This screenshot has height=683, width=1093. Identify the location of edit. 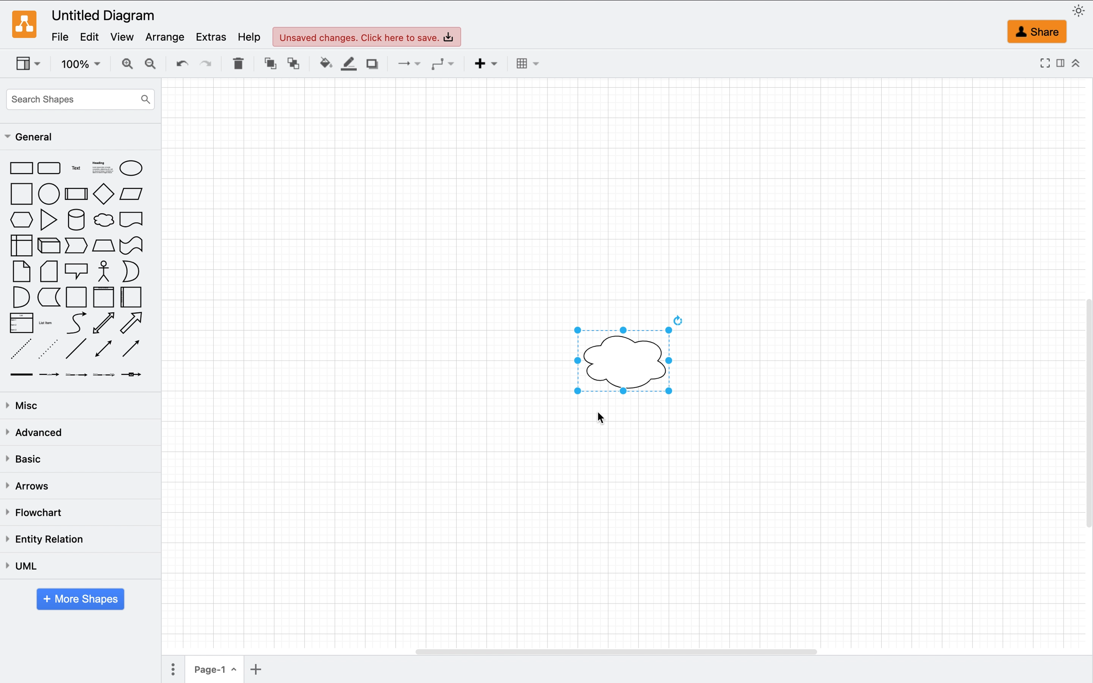
(93, 36).